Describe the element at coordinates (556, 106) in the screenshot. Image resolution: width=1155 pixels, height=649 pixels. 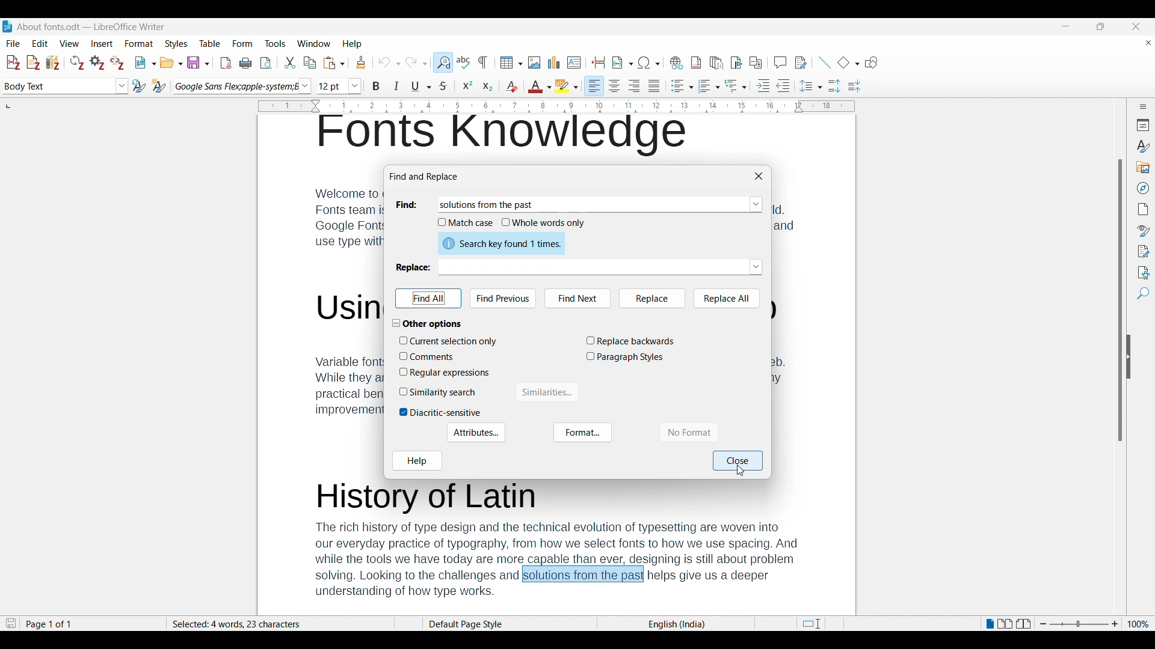
I see `Page horizontal ruler` at that location.